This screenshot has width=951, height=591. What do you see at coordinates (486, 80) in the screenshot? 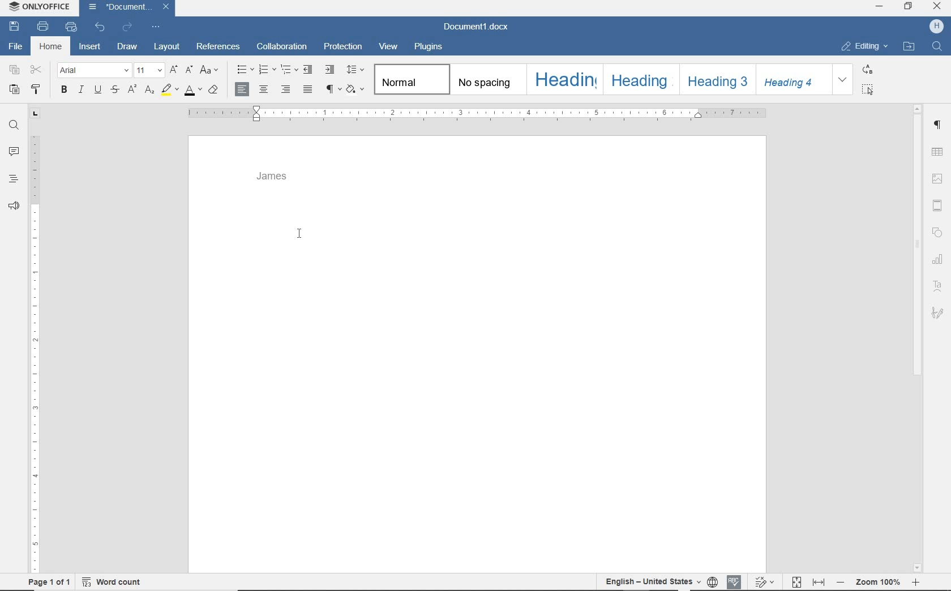
I see `No Spacing` at bounding box center [486, 80].